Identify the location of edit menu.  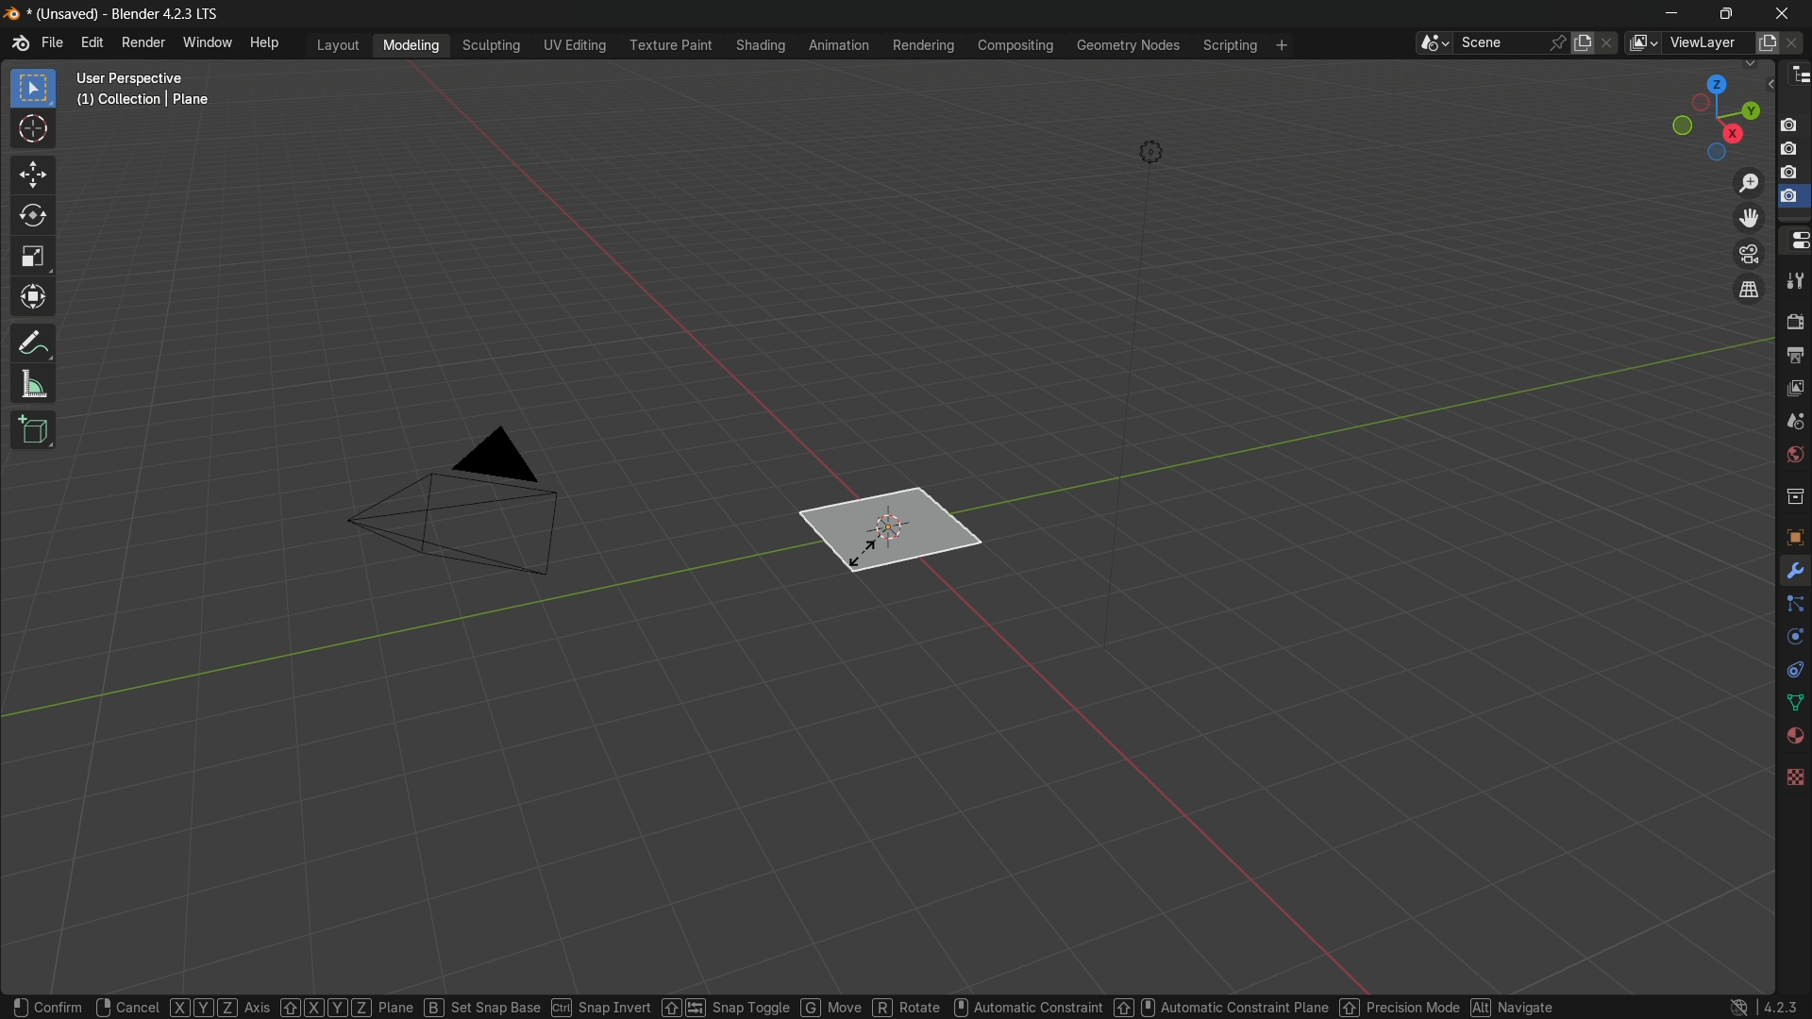
(95, 44).